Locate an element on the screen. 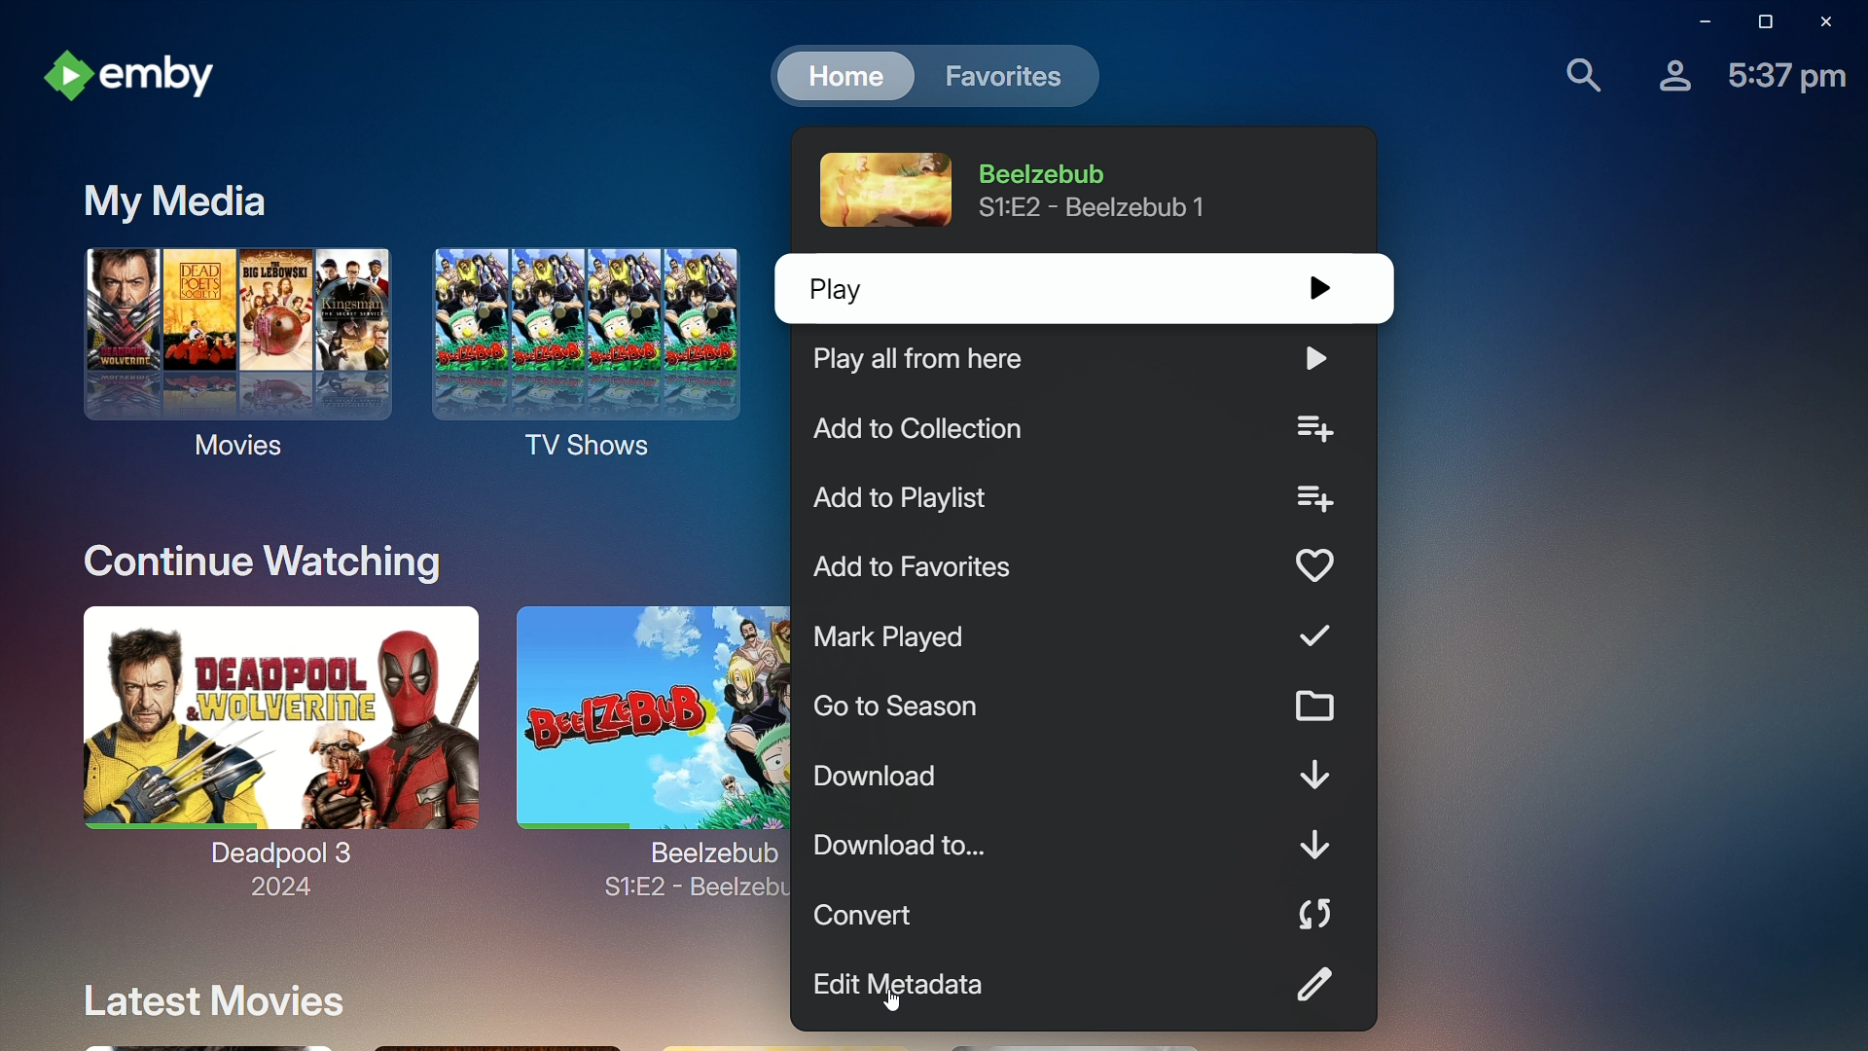  TV Shows is located at coordinates (592, 361).